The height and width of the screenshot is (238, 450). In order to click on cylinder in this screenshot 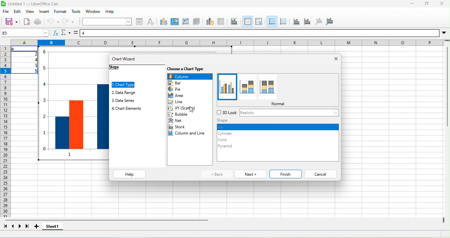, I will do `click(226, 134)`.